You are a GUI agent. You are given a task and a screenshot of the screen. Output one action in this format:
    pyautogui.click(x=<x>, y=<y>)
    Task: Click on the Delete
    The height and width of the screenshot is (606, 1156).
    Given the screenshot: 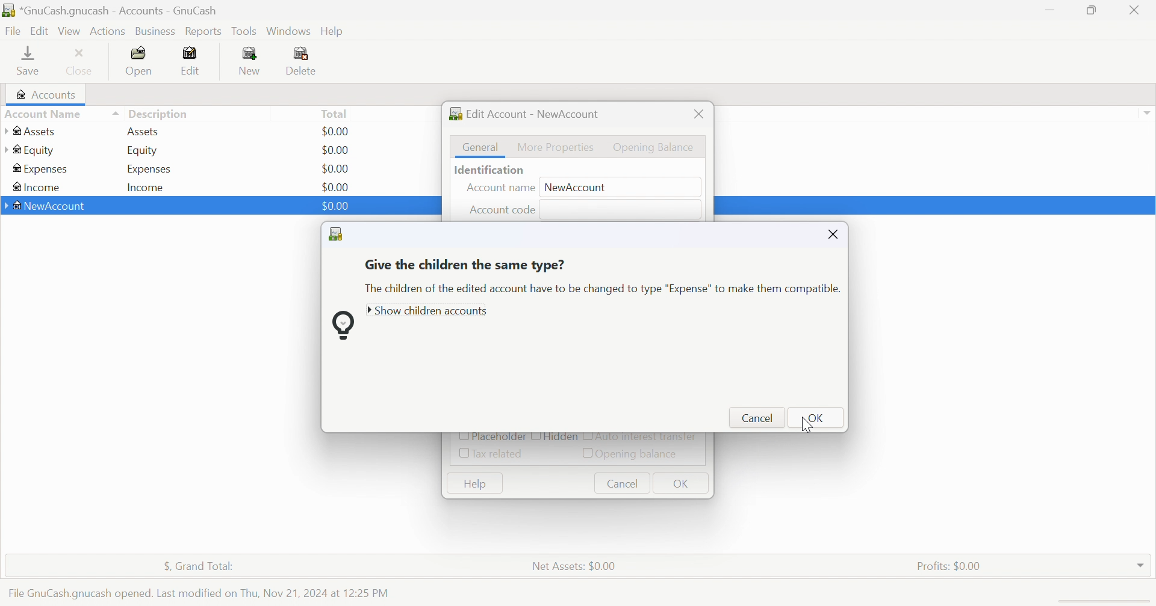 What is the action you would take?
    pyautogui.click(x=305, y=63)
    